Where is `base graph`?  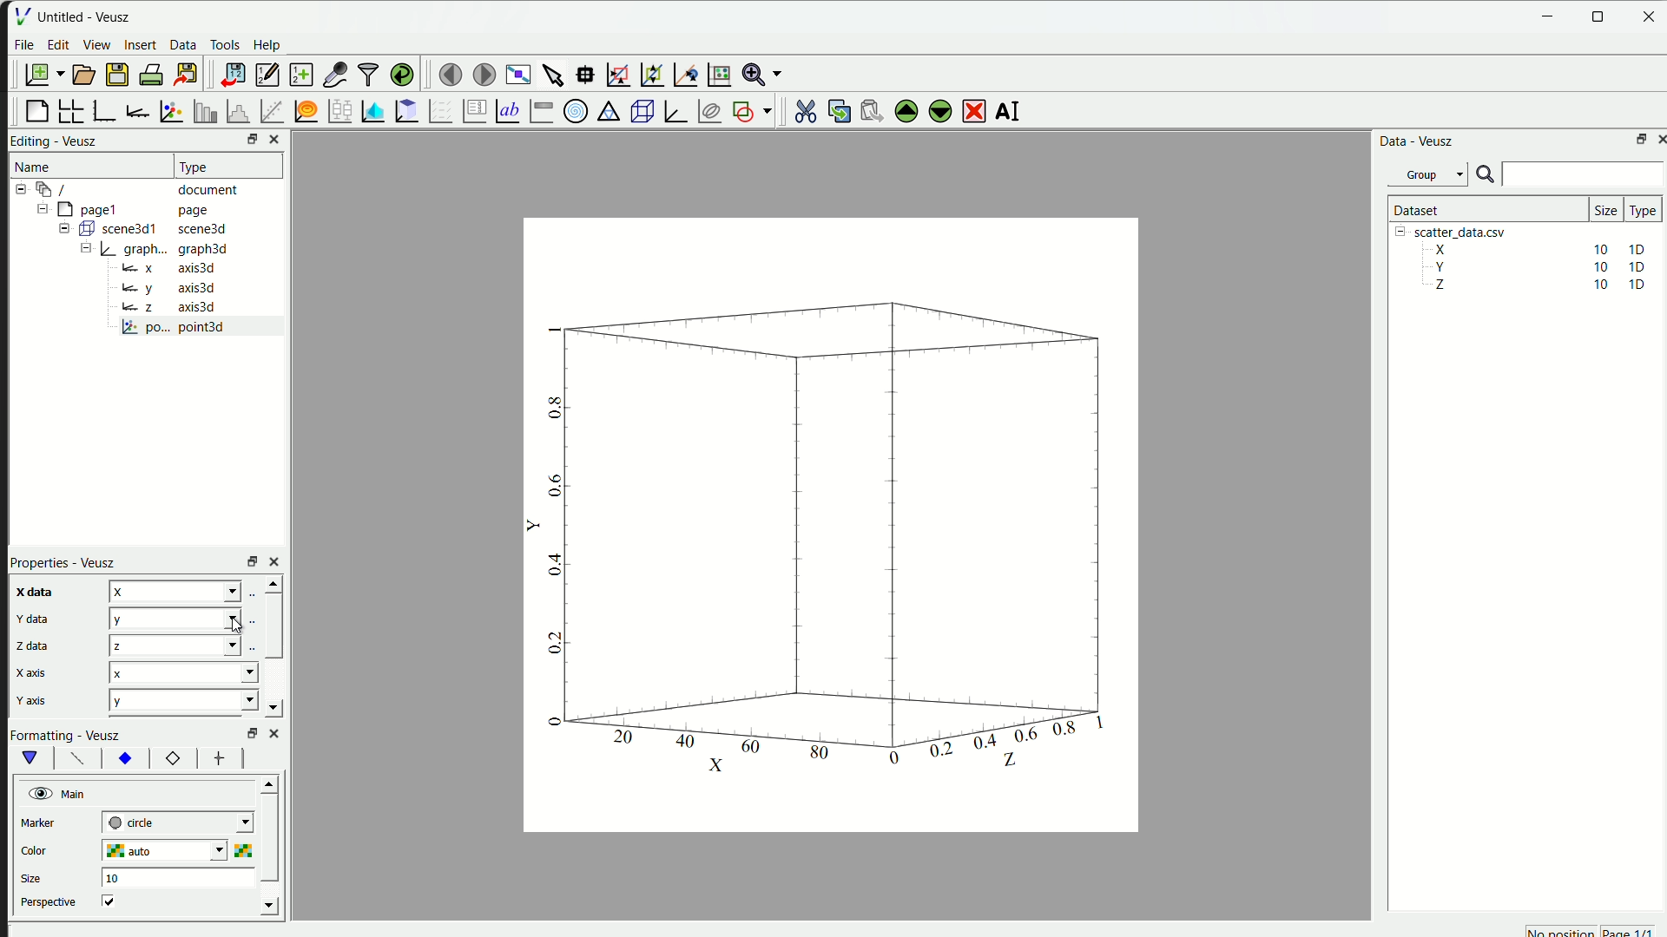 base graph is located at coordinates (104, 109).